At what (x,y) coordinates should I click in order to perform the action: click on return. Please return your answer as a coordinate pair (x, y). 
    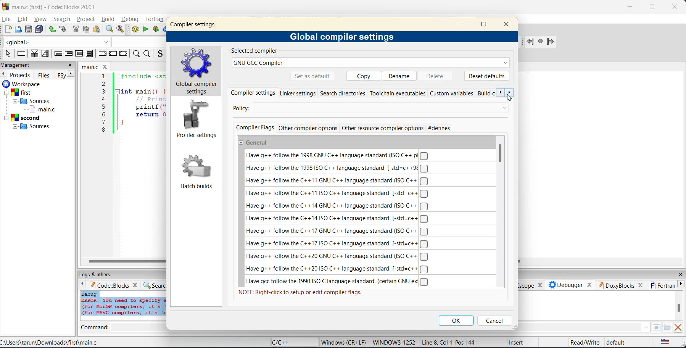
    Looking at the image, I should click on (125, 53).